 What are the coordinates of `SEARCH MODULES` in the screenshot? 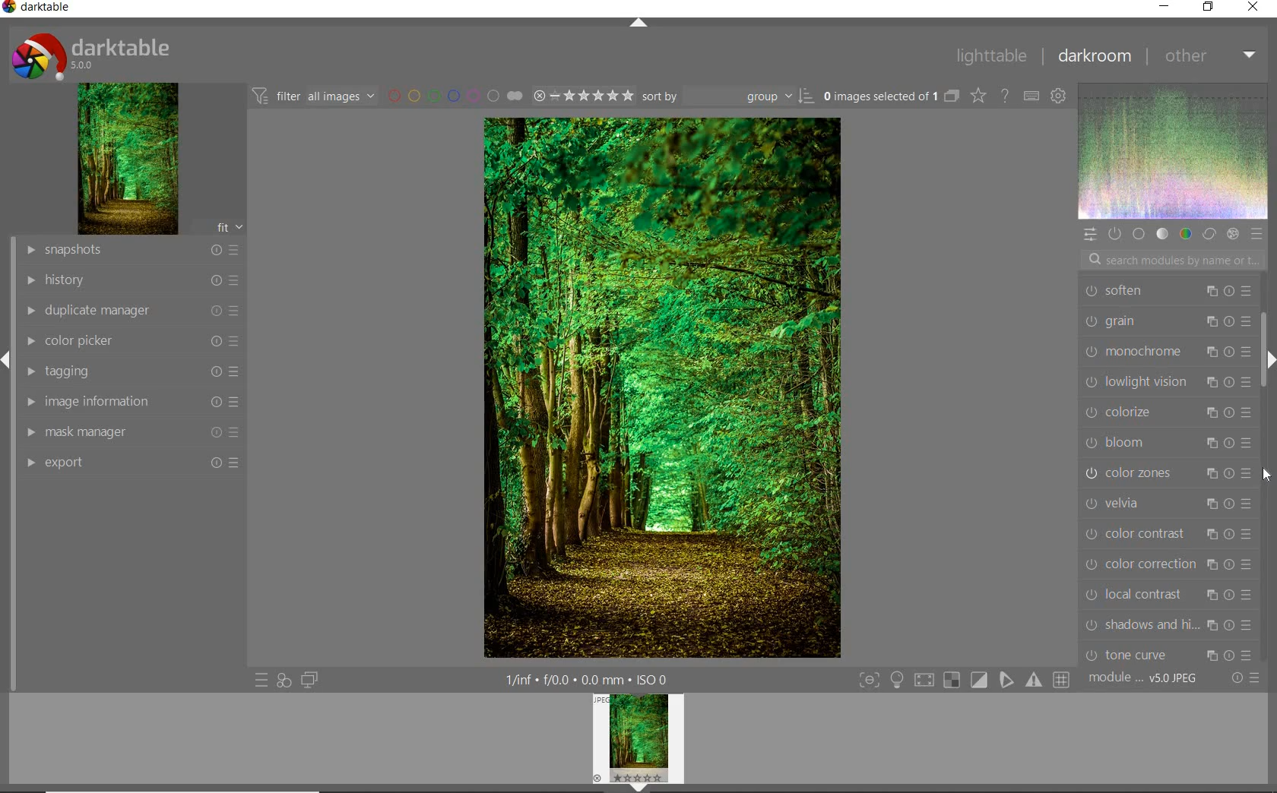 It's located at (1173, 260).